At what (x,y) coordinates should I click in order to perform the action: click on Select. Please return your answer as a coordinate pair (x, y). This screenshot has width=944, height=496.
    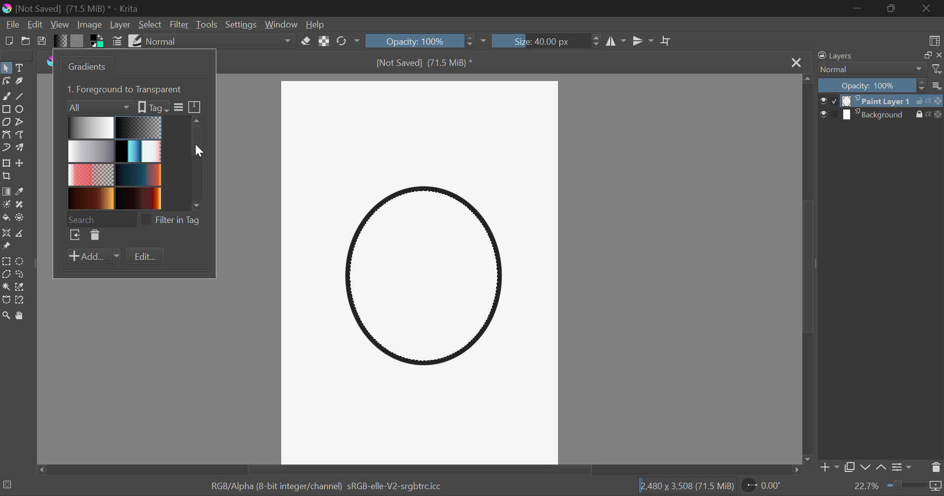
    Looking at the image, I should click on (150, 26).